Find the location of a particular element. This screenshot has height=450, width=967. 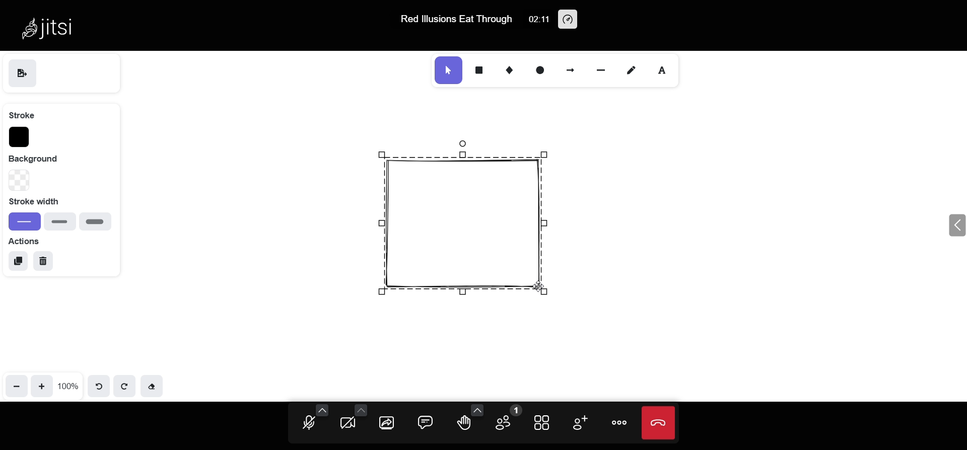

more camera options is located at coordinates (360, 409).